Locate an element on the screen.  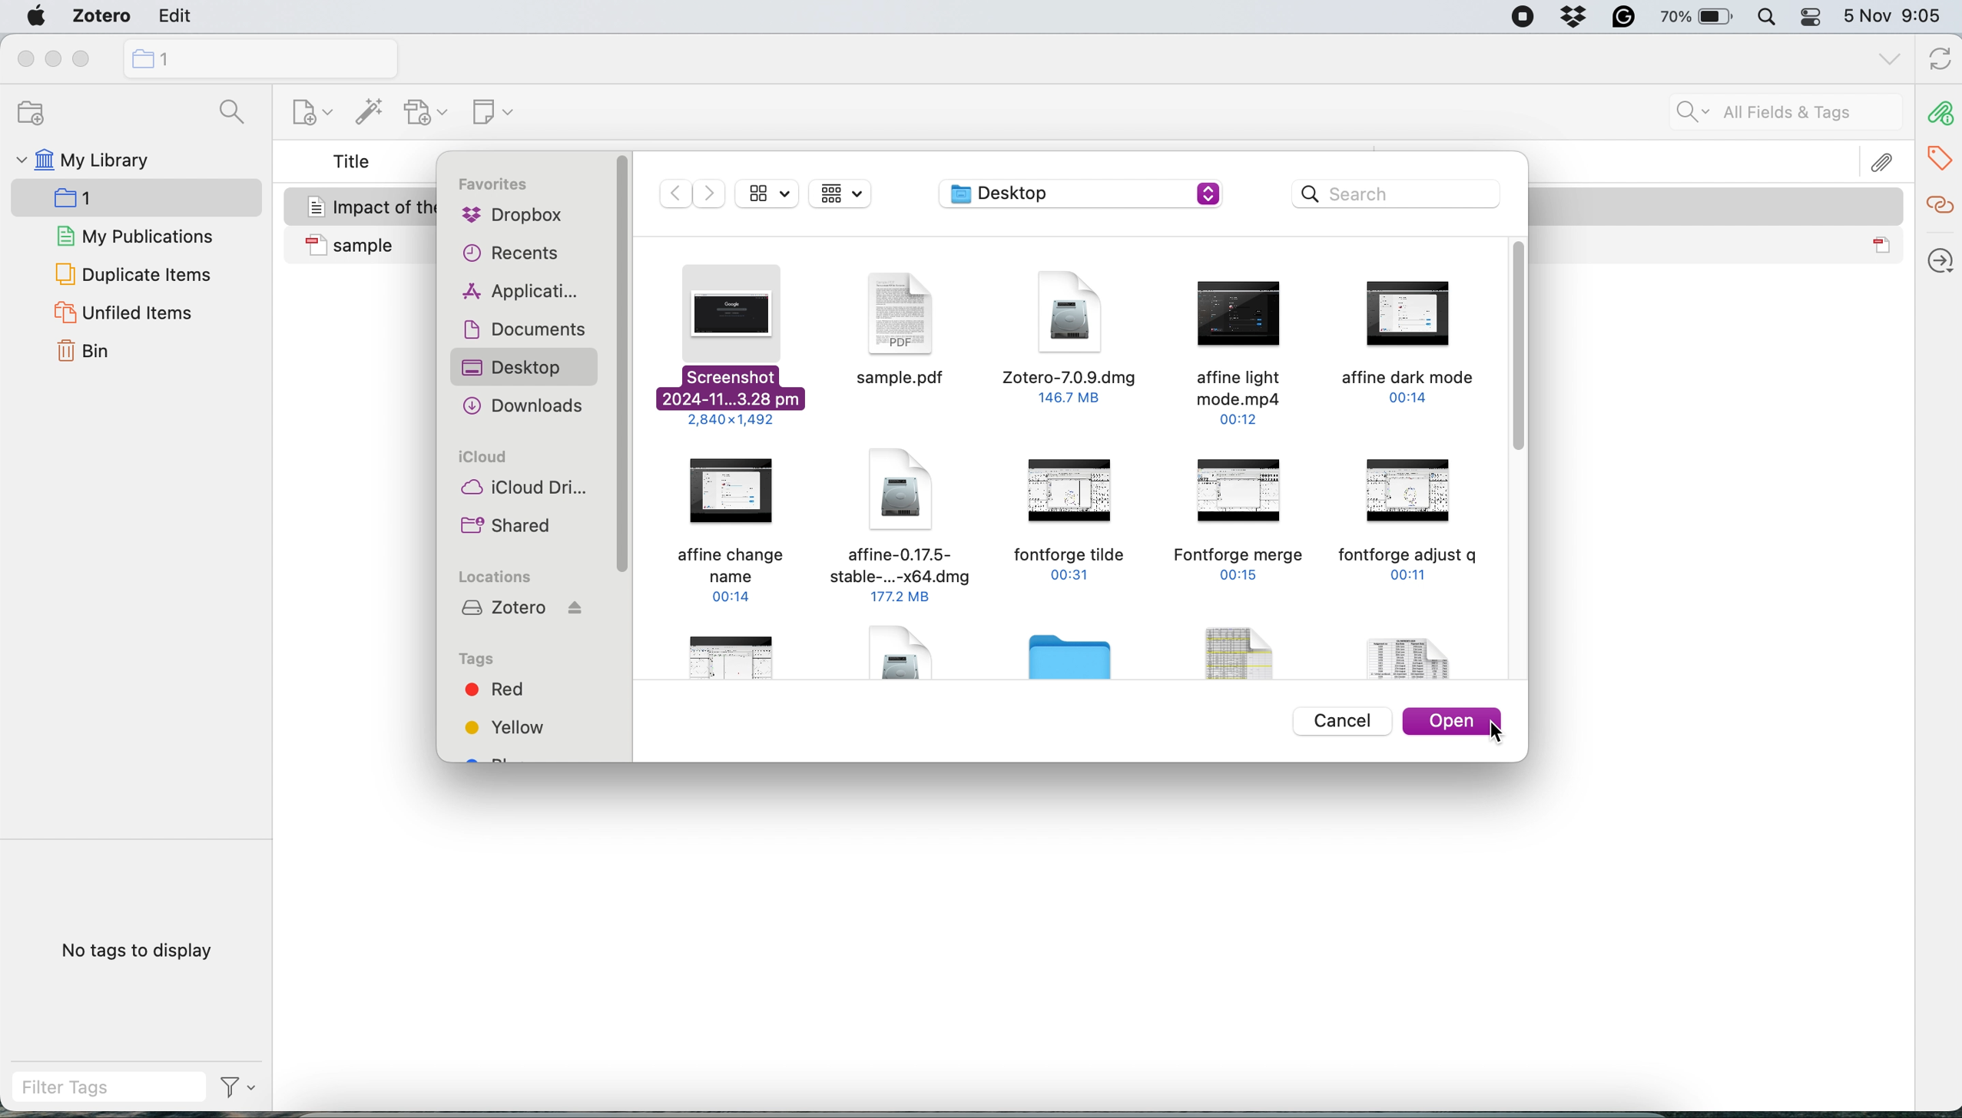
new collection is located at coordinates (258, 58).